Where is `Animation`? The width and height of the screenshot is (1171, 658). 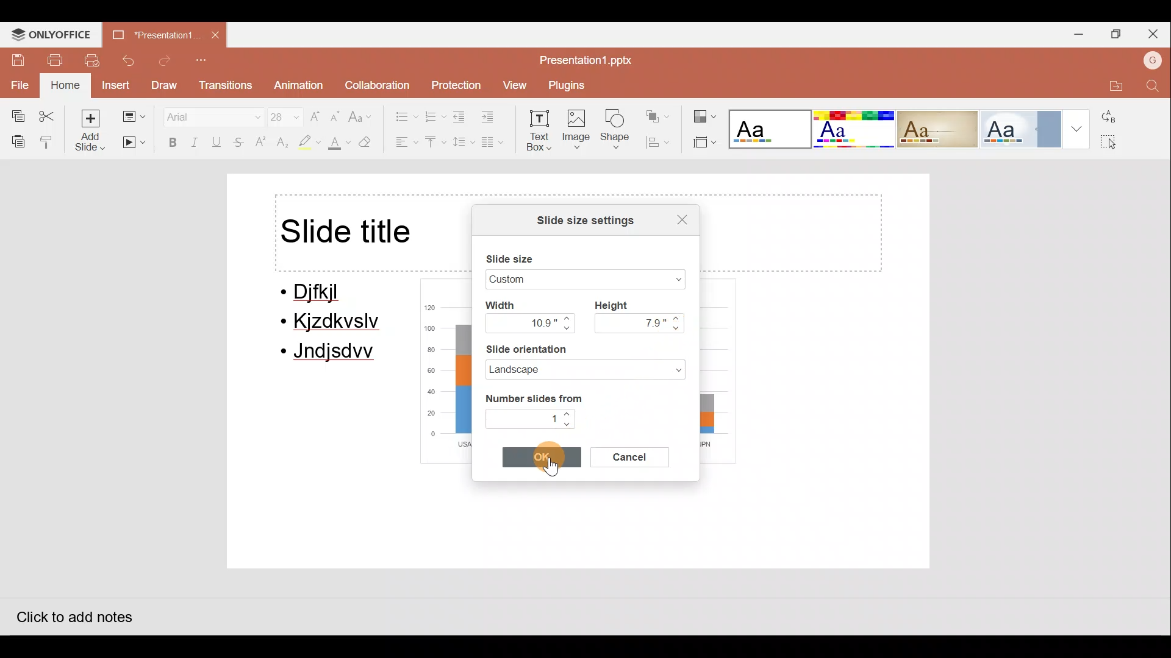 Animation is located at coordinates (296, 86).